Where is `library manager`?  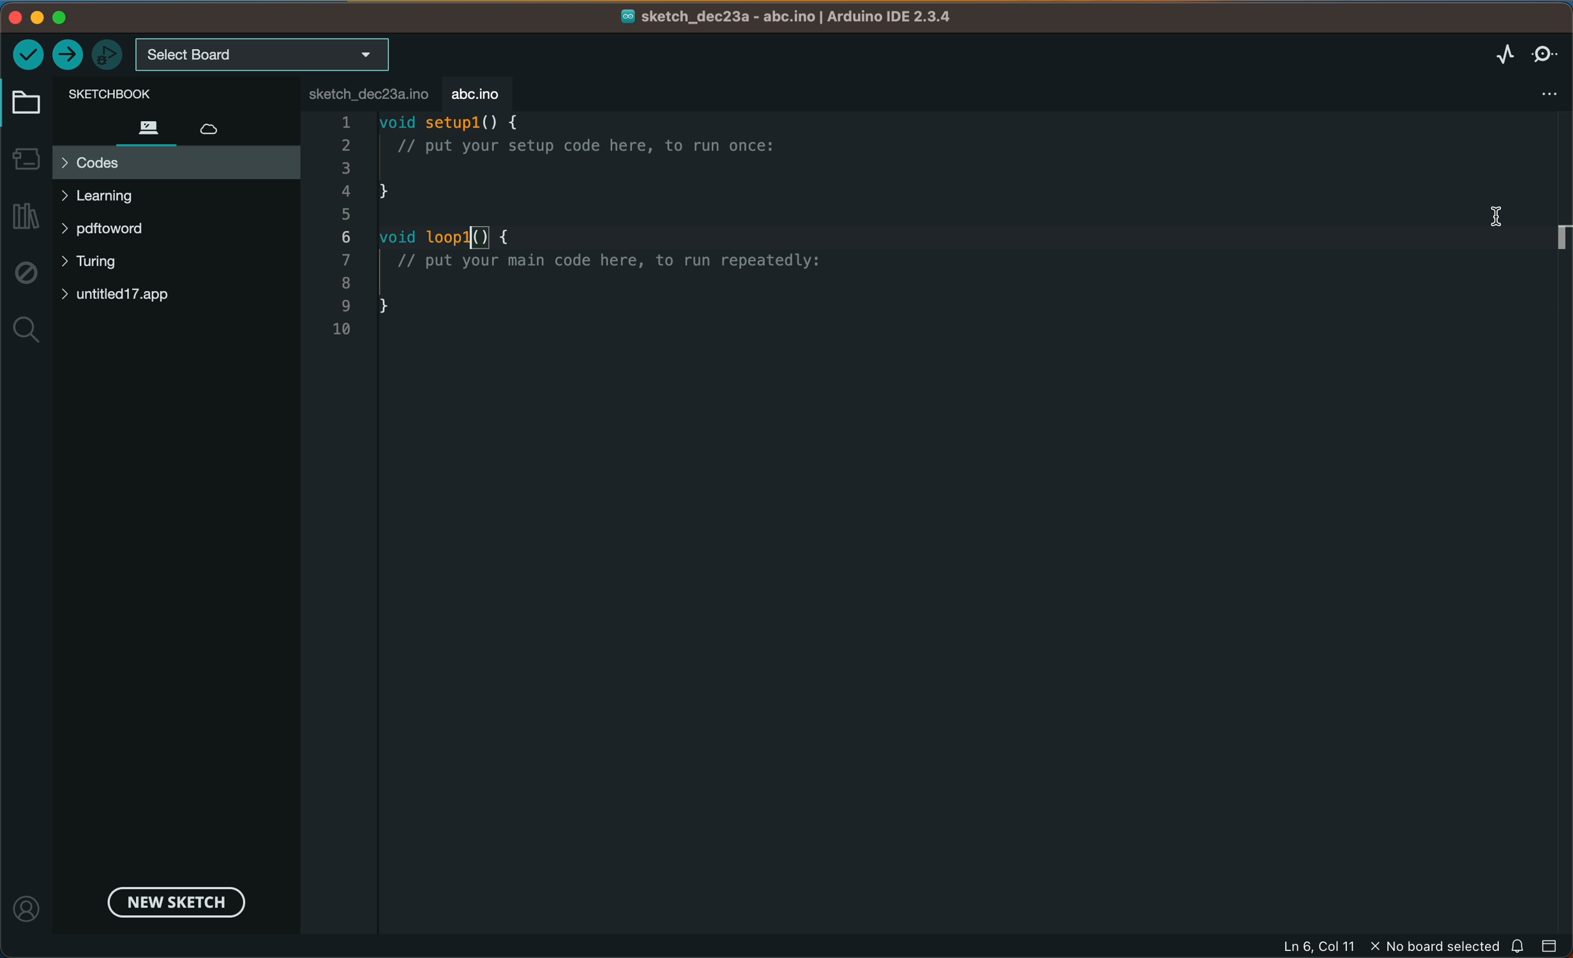
library manager is located at coordinates (24, 211).